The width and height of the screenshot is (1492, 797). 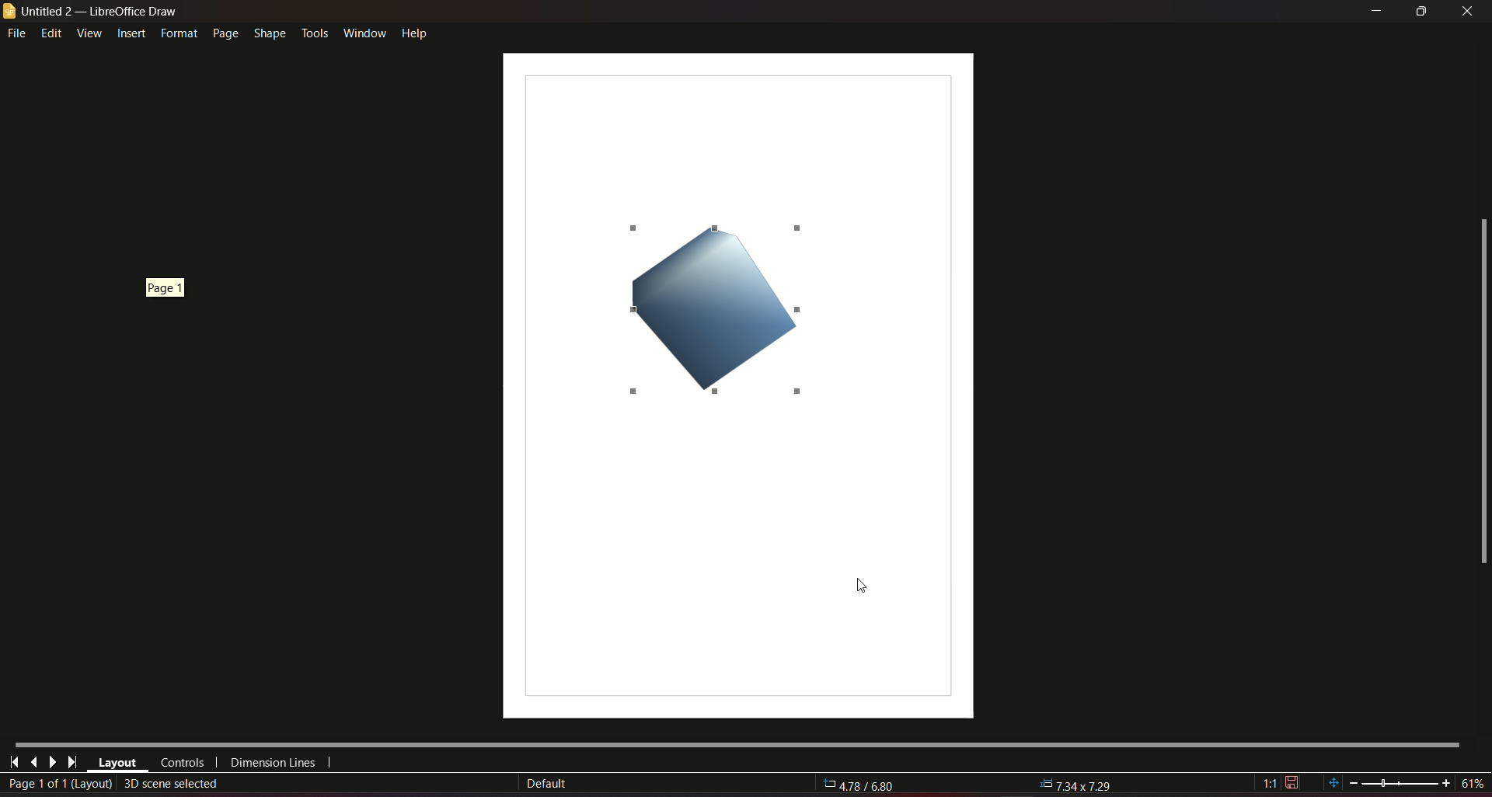 I want to click on tools, so click(x=314, y=31).